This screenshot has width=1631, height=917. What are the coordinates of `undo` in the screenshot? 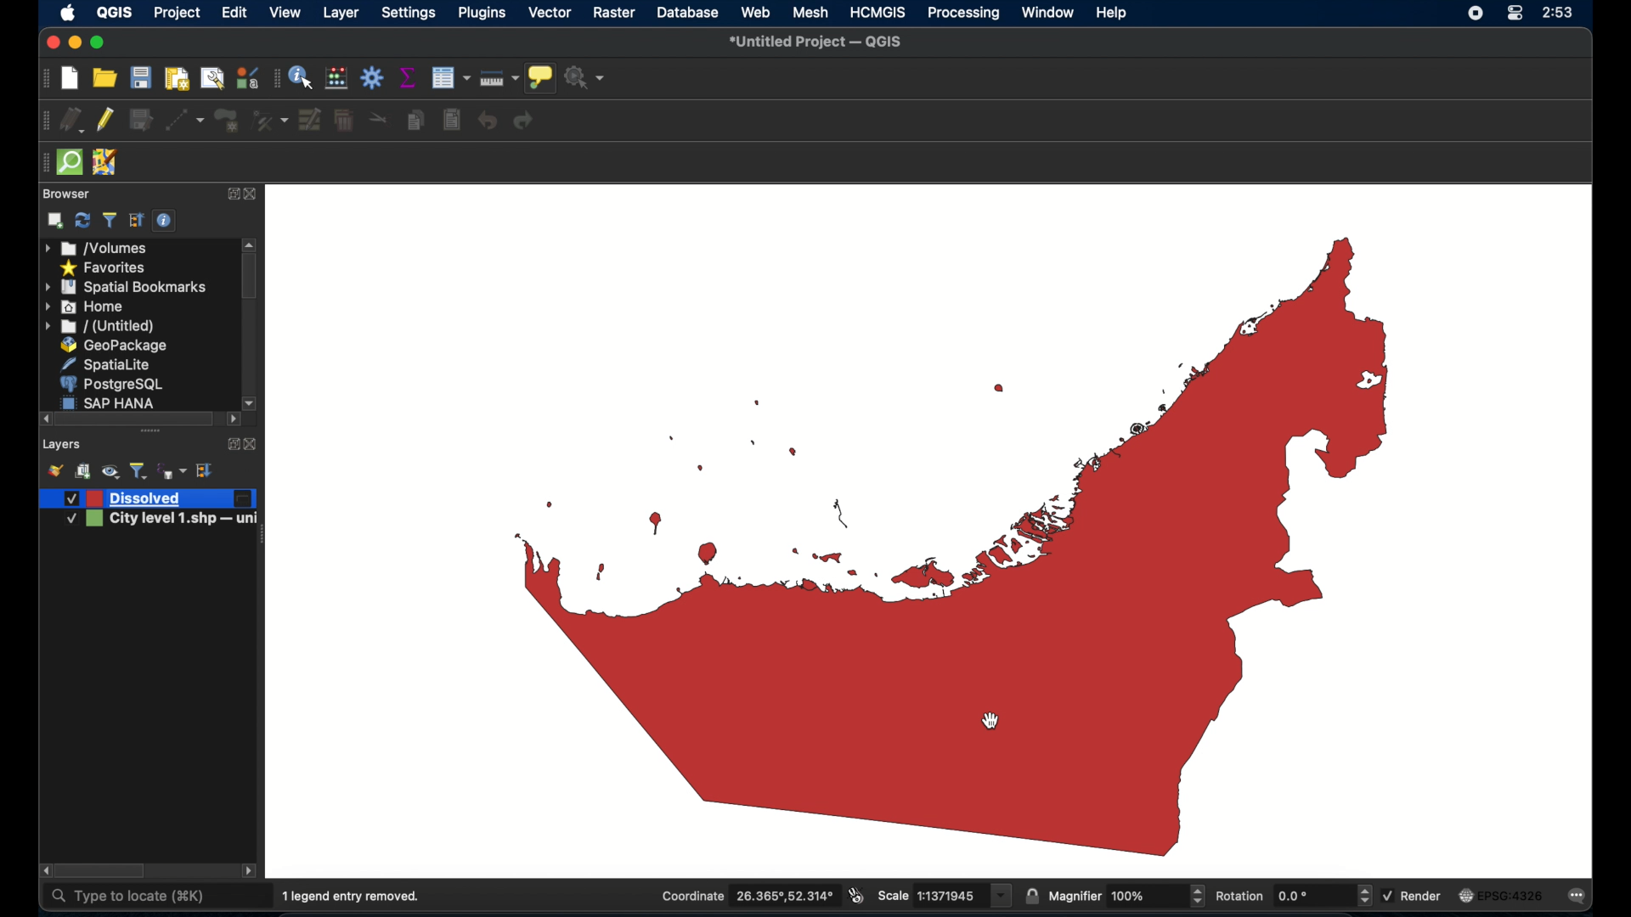 It's located at (487, 121).